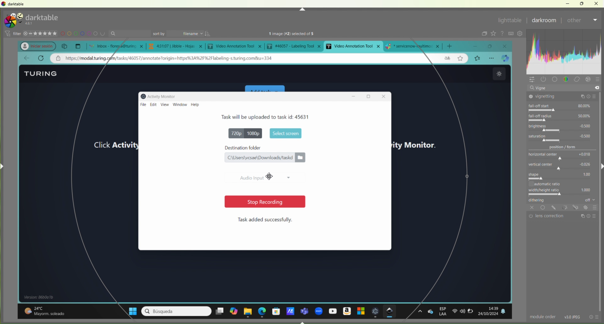  I want to click on vignetting, so click(564, 97).